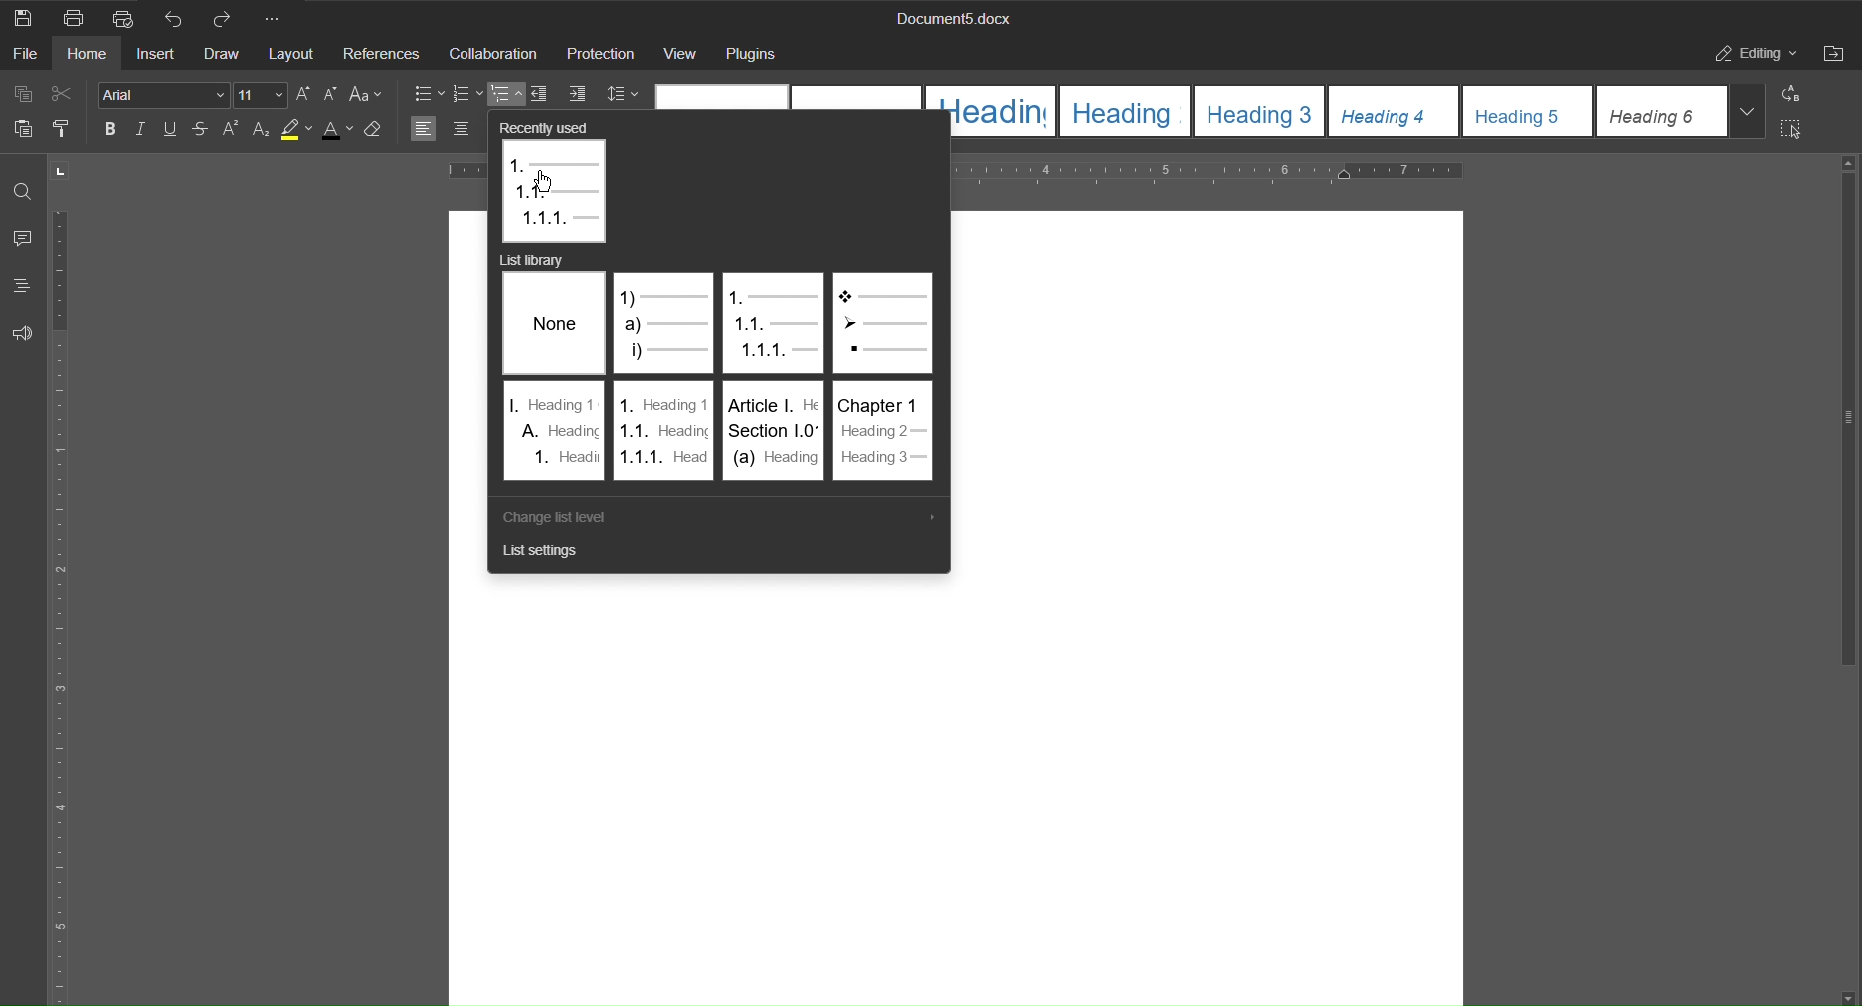 Image resolution: width=1862 pixels, height=1006 pixels. What do you see at coordinates (603, 56) in the screenshot?
I see `Protection` at bounding box center [603, 56].